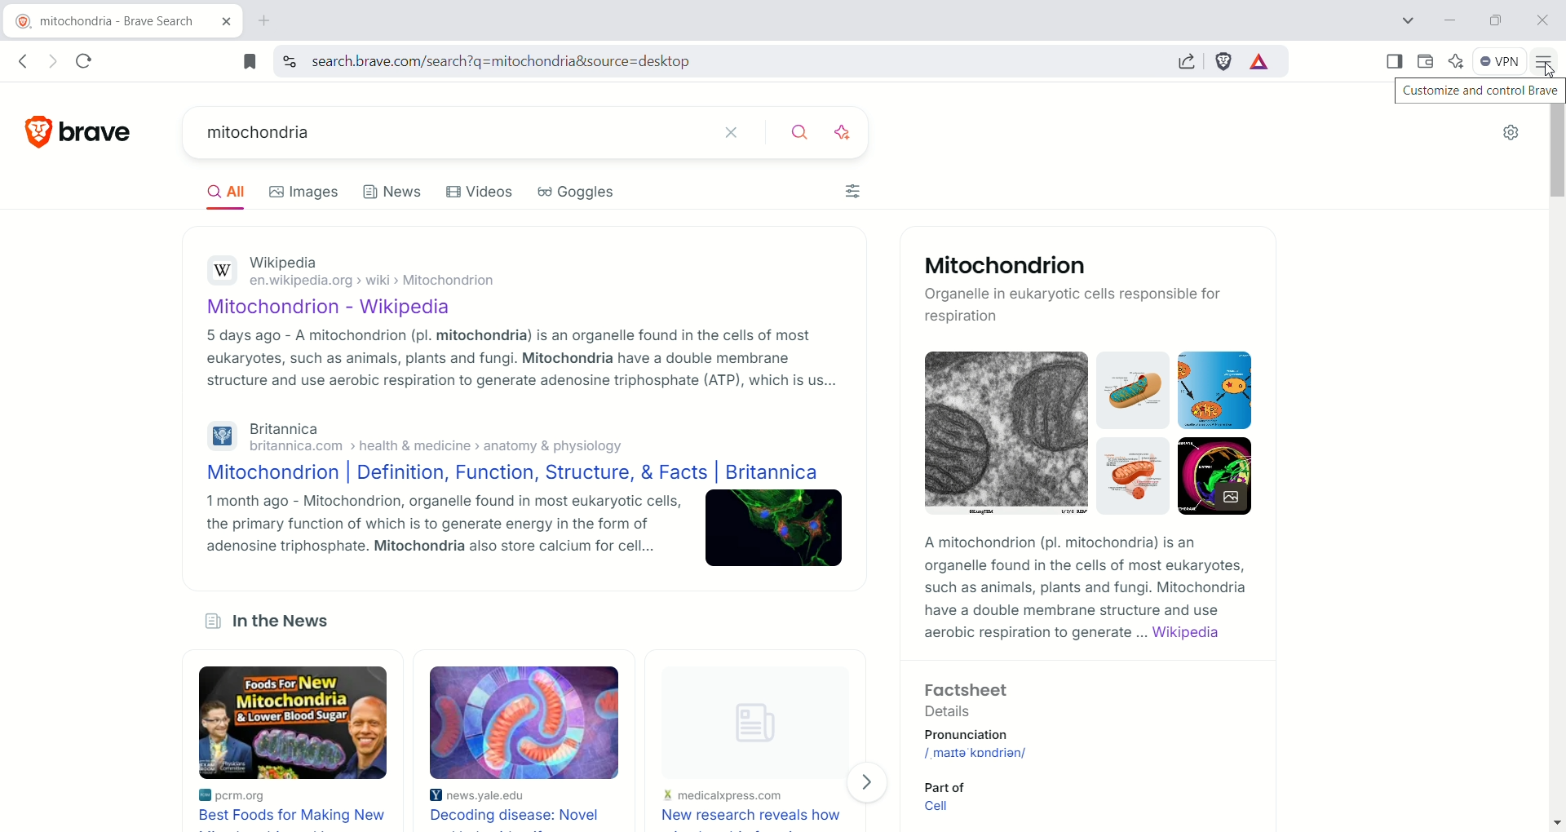 This screenshot has width=1566, height=832. Describe the element at coordinates (1546, 16) in the screenshot. I see `close` at that location.